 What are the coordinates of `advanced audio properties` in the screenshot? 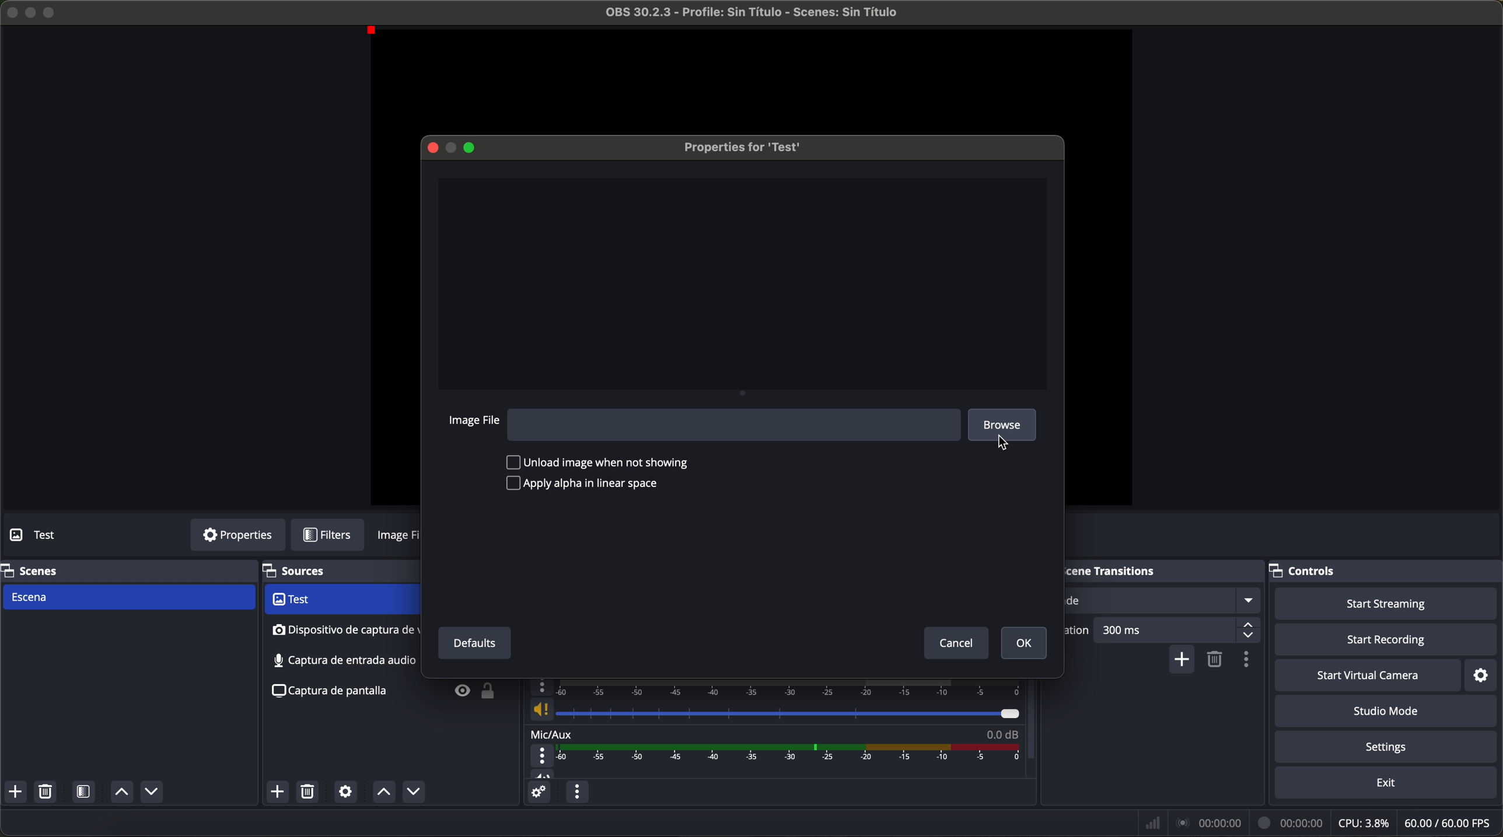 It's located at (538, 792).